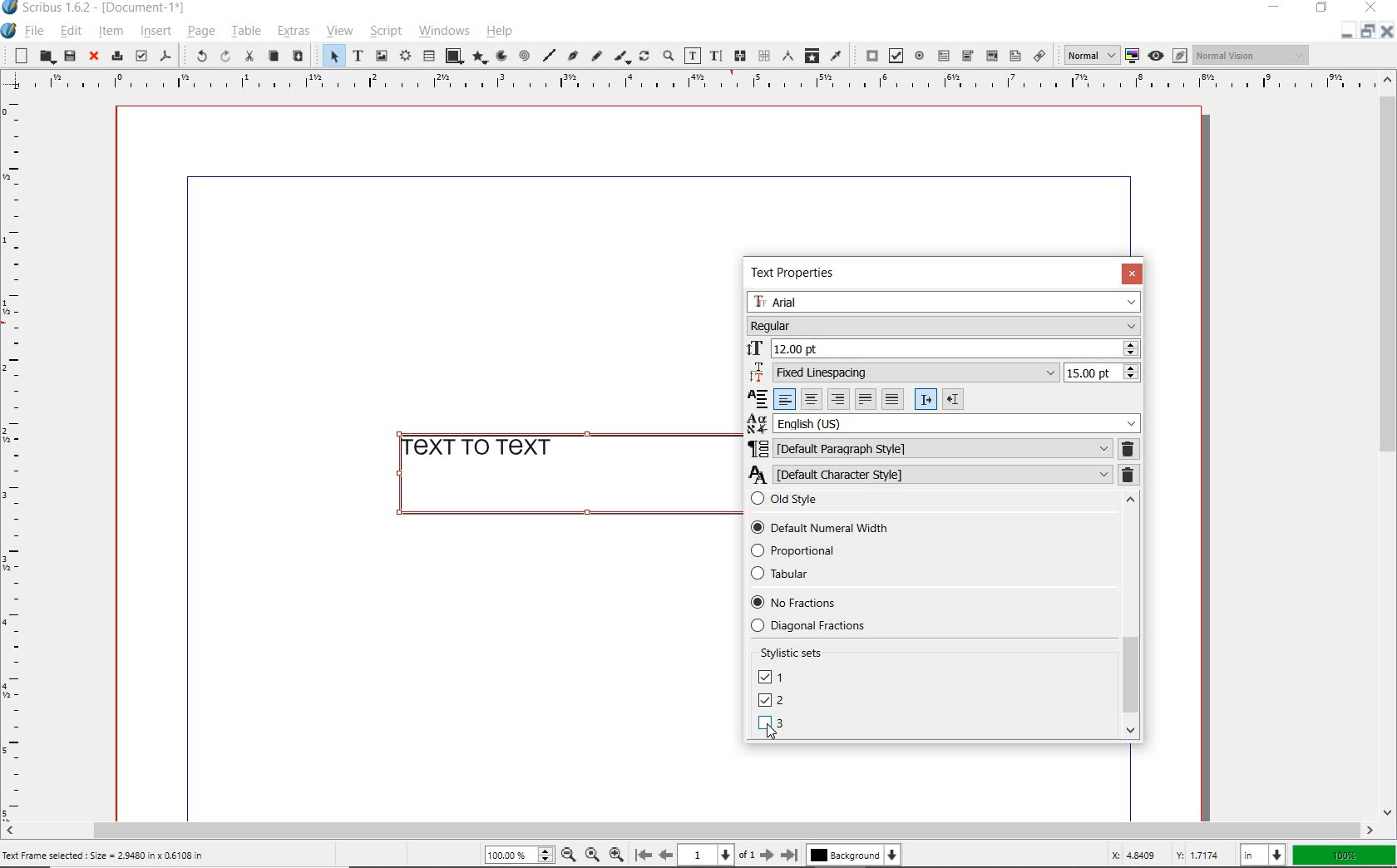 Image resolution: width=1397 pixels, height=868 pixels. I want to click on REMOVE, so click(1129, 462).